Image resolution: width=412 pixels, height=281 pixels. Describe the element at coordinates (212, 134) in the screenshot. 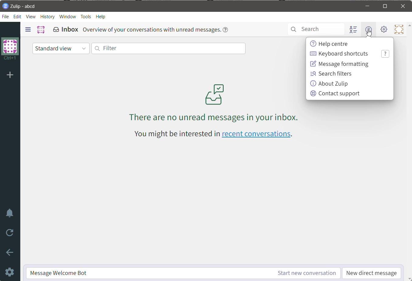

I see `You might be interested in recent conversations - Click link to view recent conversations` at that location.